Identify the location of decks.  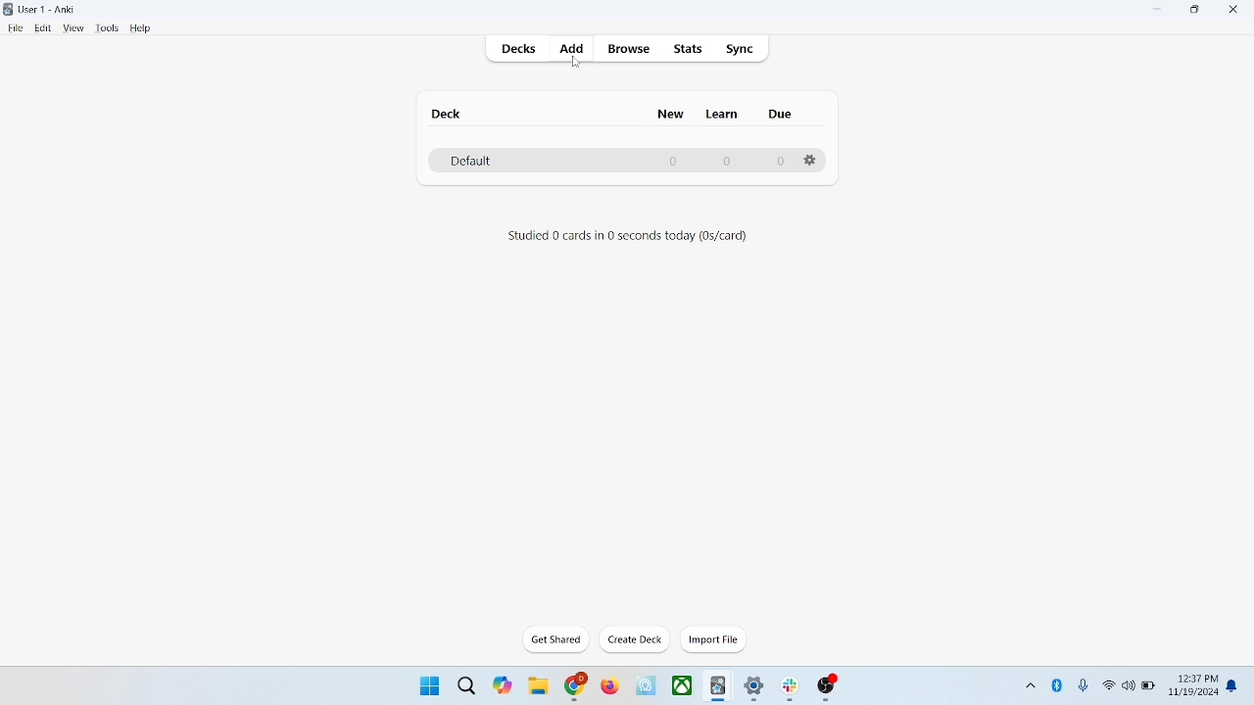
(521, 51).